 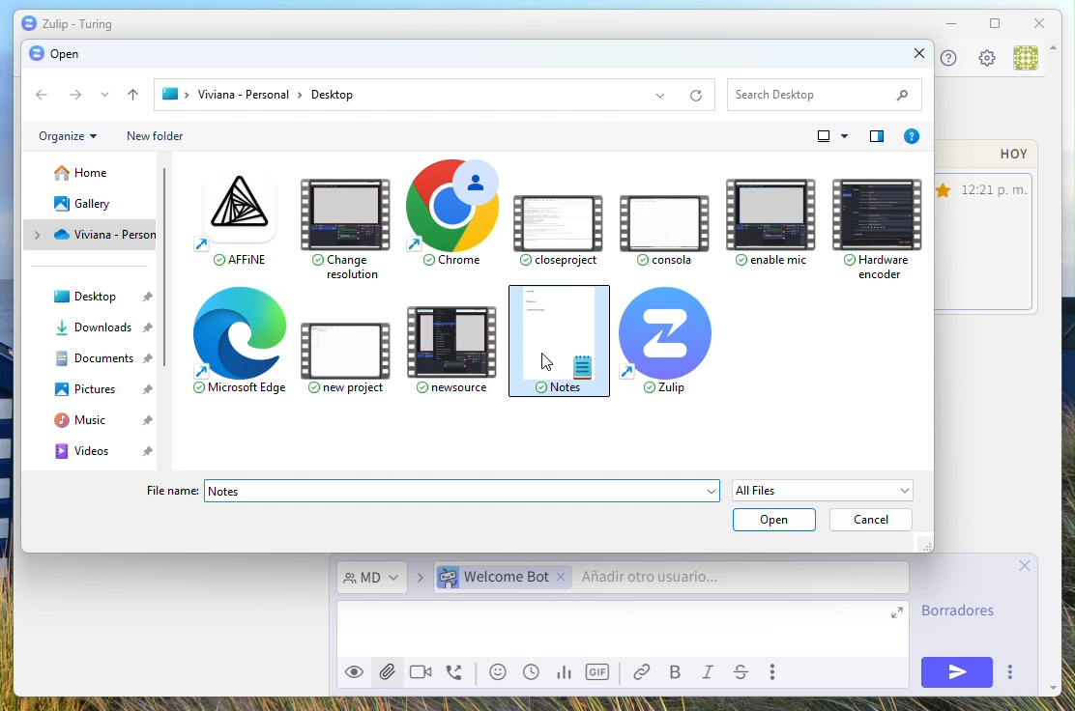 I want to click on change resolution, so click(x=344, y=225).